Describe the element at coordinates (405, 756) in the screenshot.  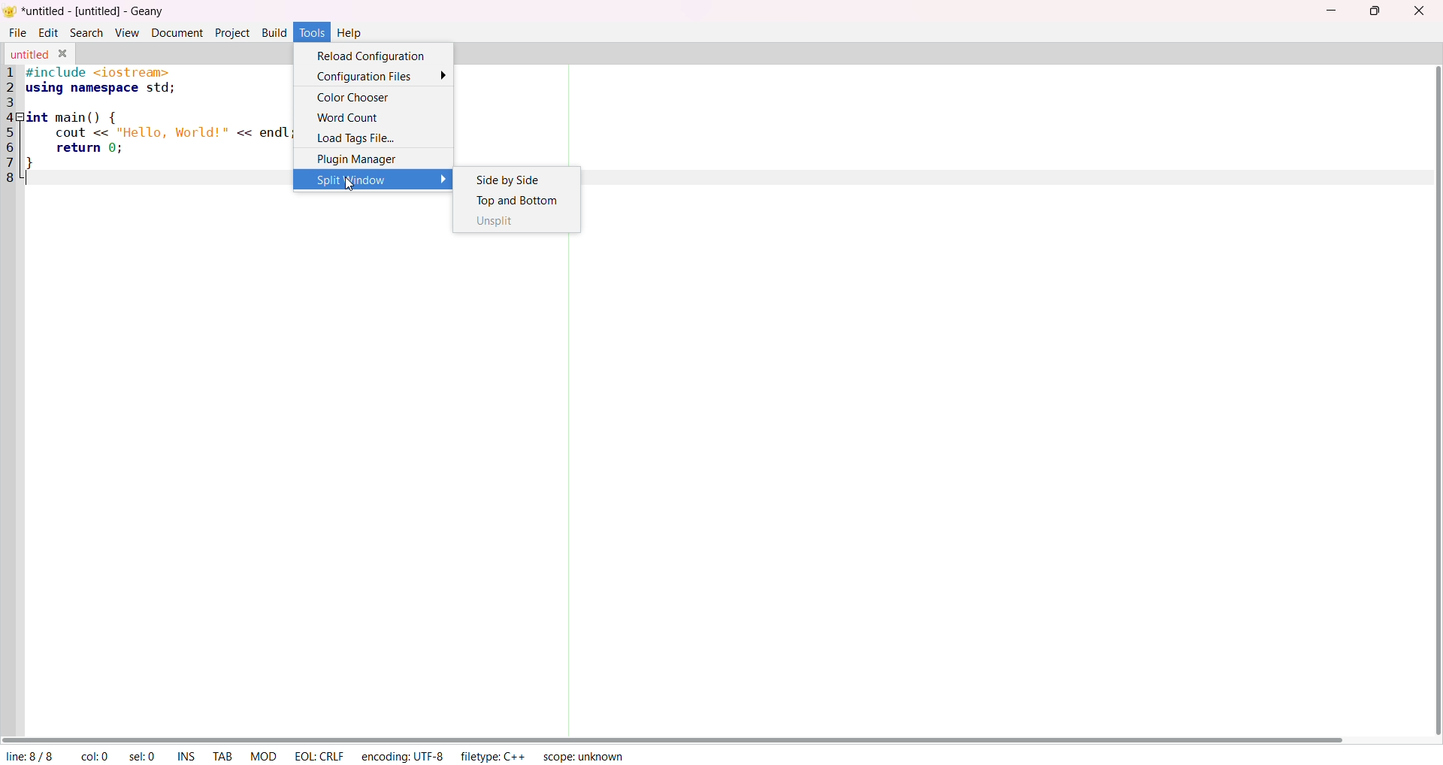
I see `encoding: UTF-8` at that location.